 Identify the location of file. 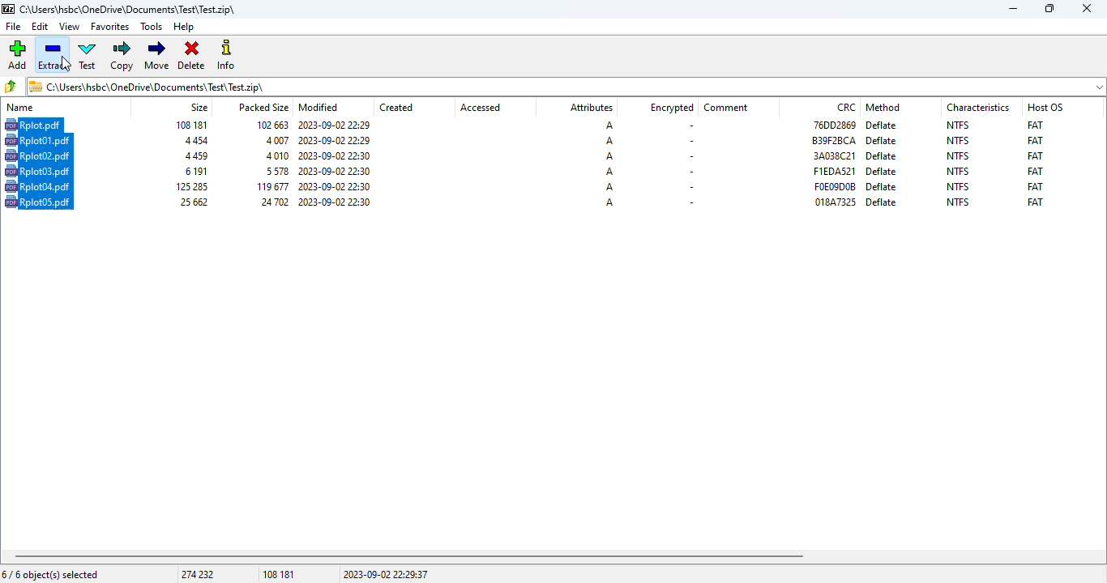
(32, 125).